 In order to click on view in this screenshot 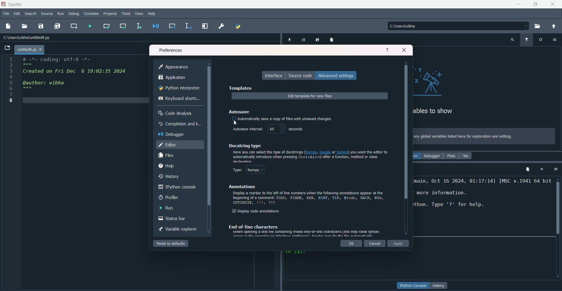, I will do `click(140, 13)`.